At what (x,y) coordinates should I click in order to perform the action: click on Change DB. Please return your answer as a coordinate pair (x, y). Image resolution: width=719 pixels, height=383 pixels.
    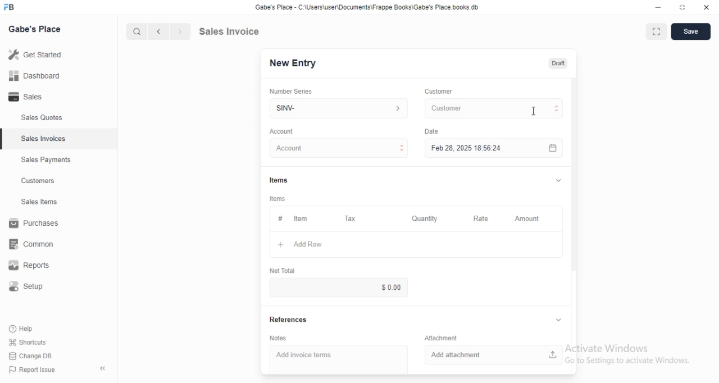
    Looking at the image, I should click on (33, 357).